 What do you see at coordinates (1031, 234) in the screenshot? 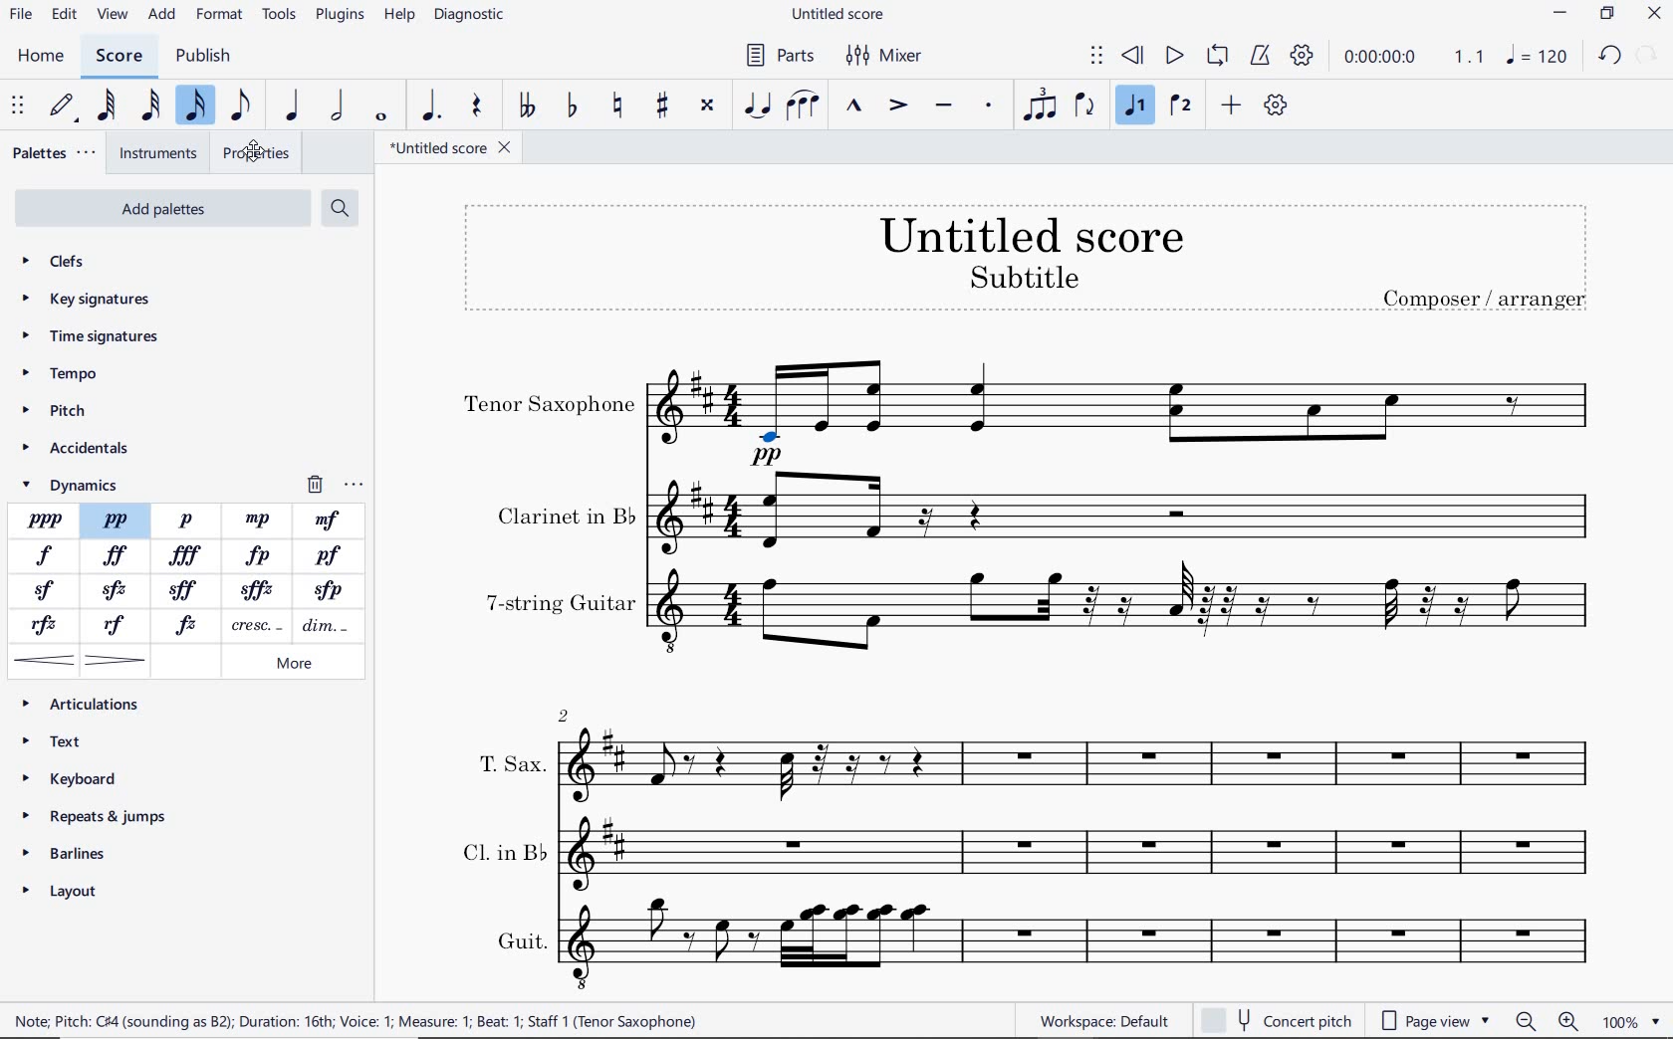
I see `text` at bounding box center [1031, 234].